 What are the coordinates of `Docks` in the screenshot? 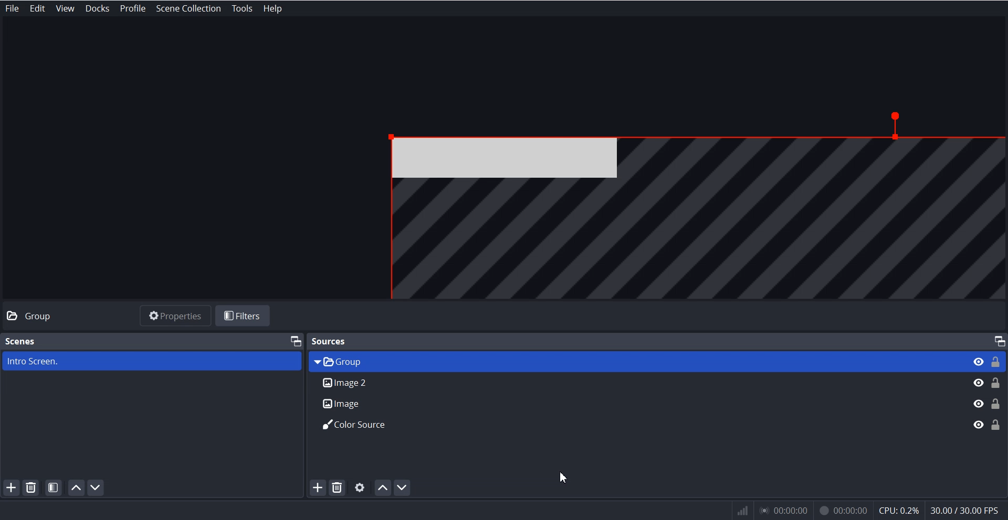 It's located at (98, 8).